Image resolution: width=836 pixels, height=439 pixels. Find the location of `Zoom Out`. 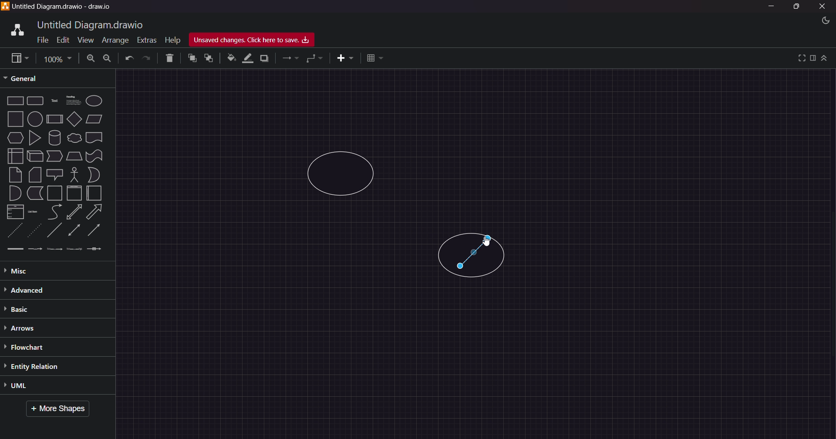

Zoom Out is located at coordinates (108, 59).